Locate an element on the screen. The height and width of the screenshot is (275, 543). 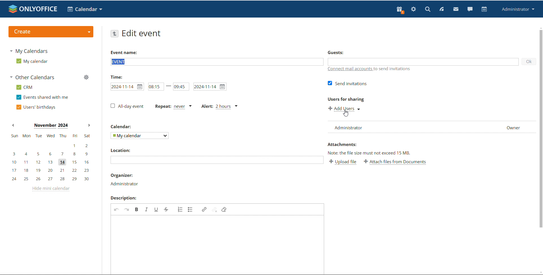
list of users is located at coordinates (432, 127).